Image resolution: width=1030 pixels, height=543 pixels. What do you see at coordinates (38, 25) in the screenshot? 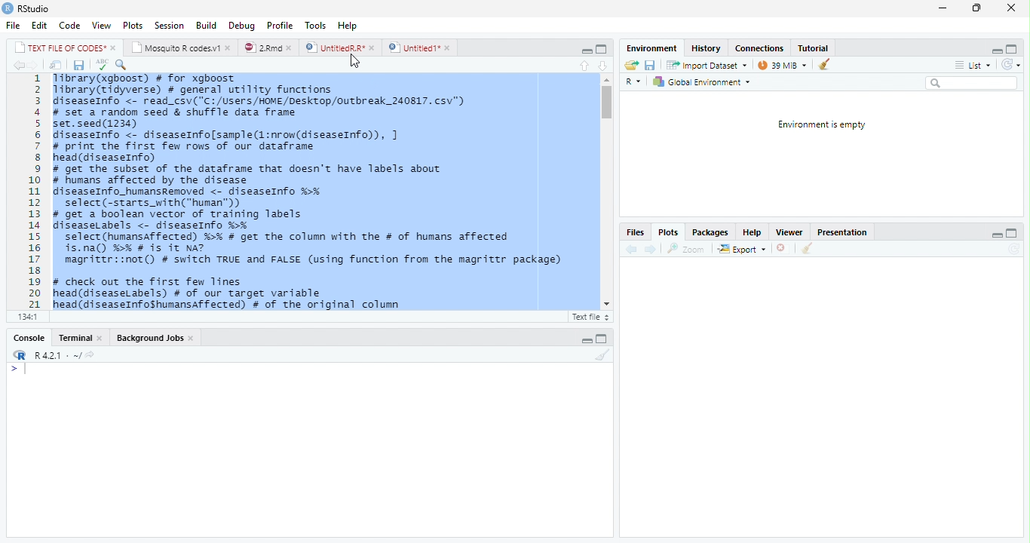
I see `Edit` at bounding box center [38, 25].